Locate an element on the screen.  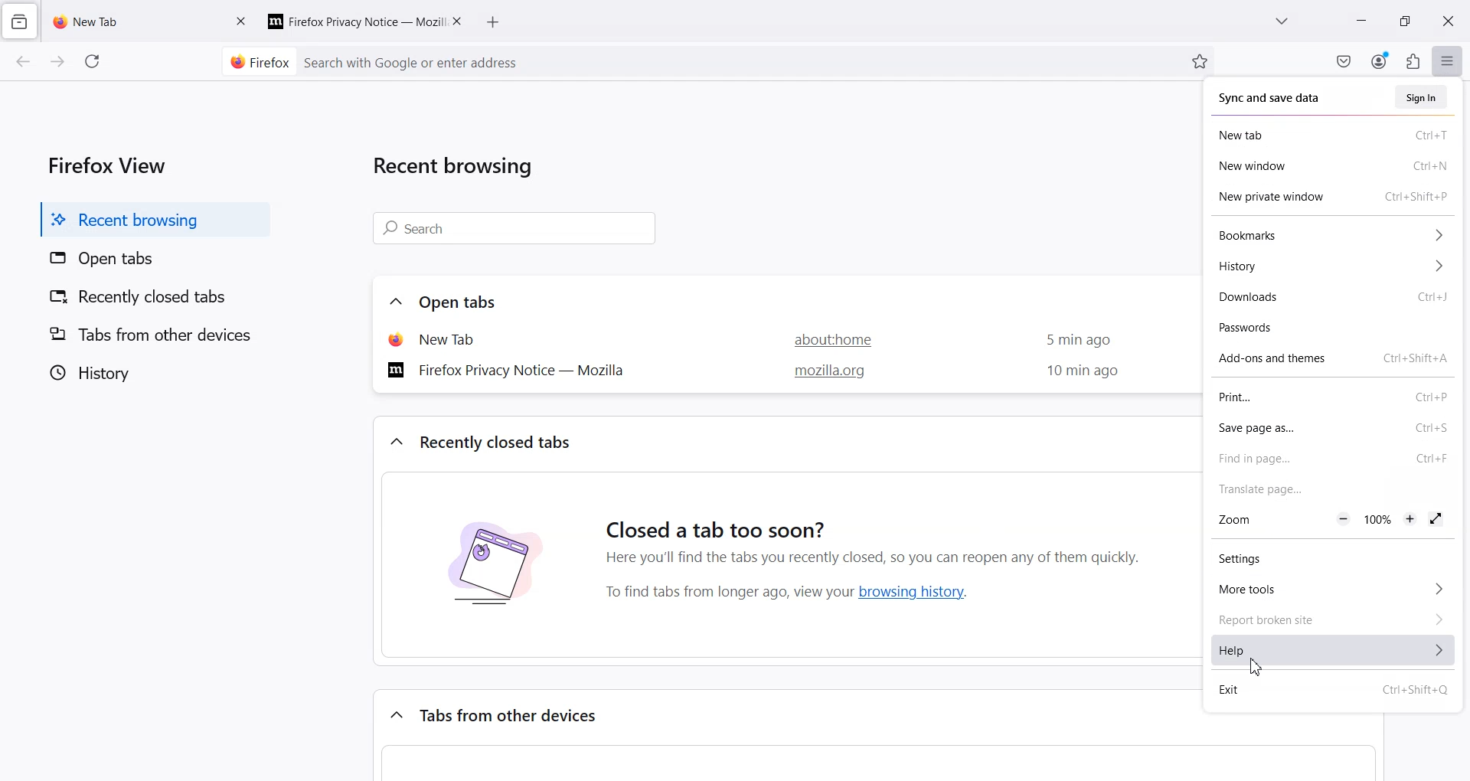
Tabs from other devices is located at coordinates (513, 716).